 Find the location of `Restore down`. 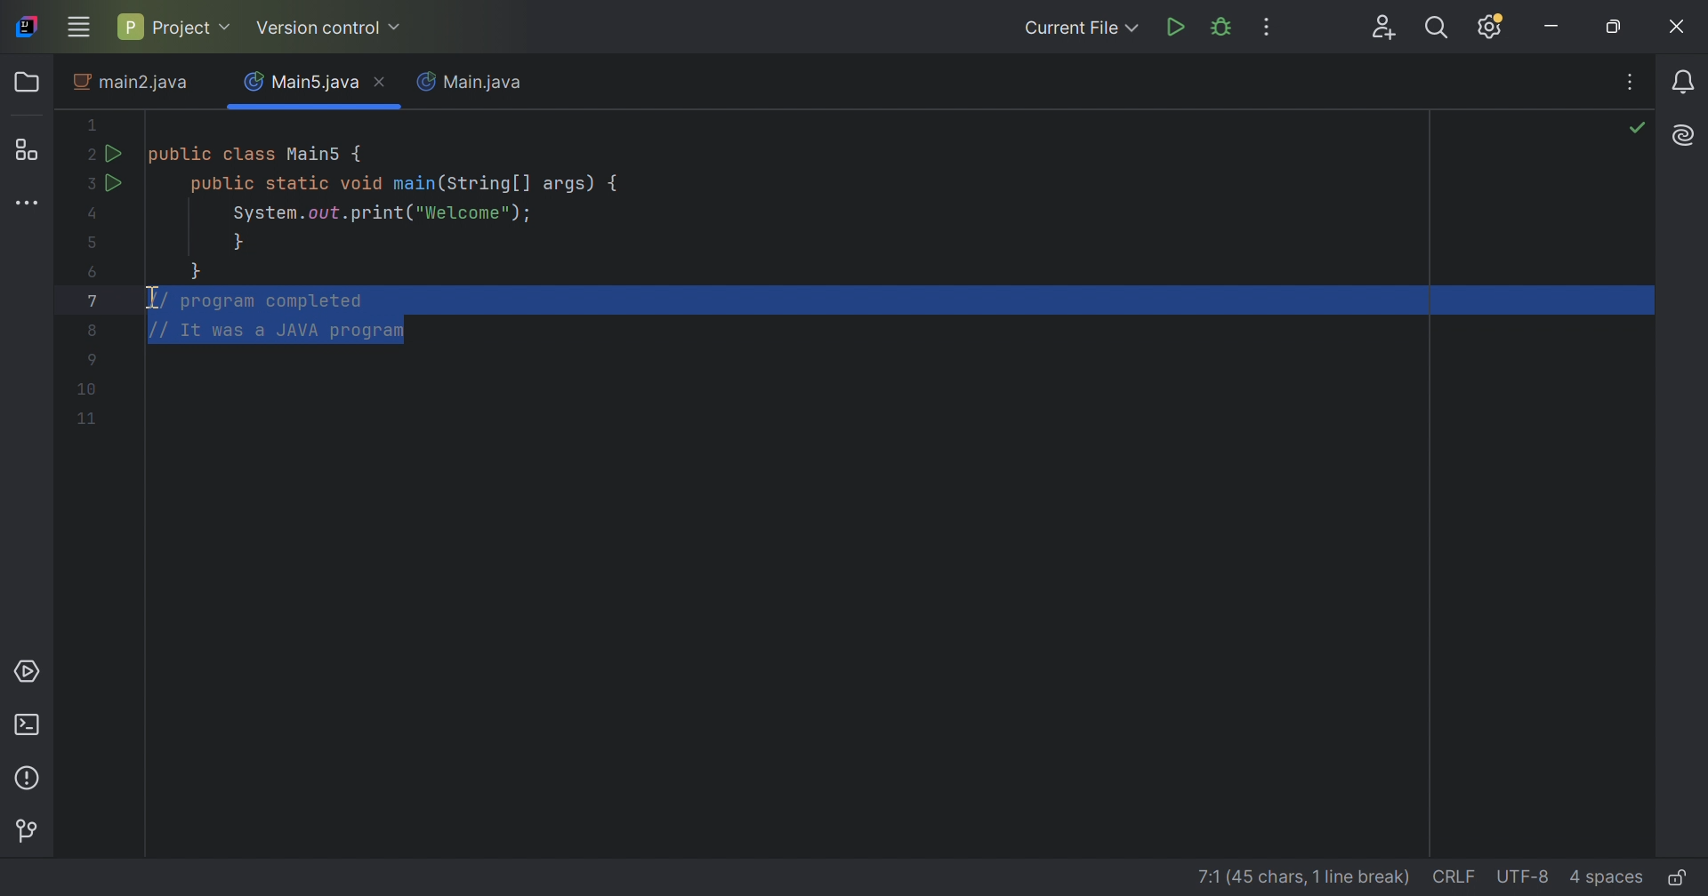

Restore down is located at coordinates (1618, 28).